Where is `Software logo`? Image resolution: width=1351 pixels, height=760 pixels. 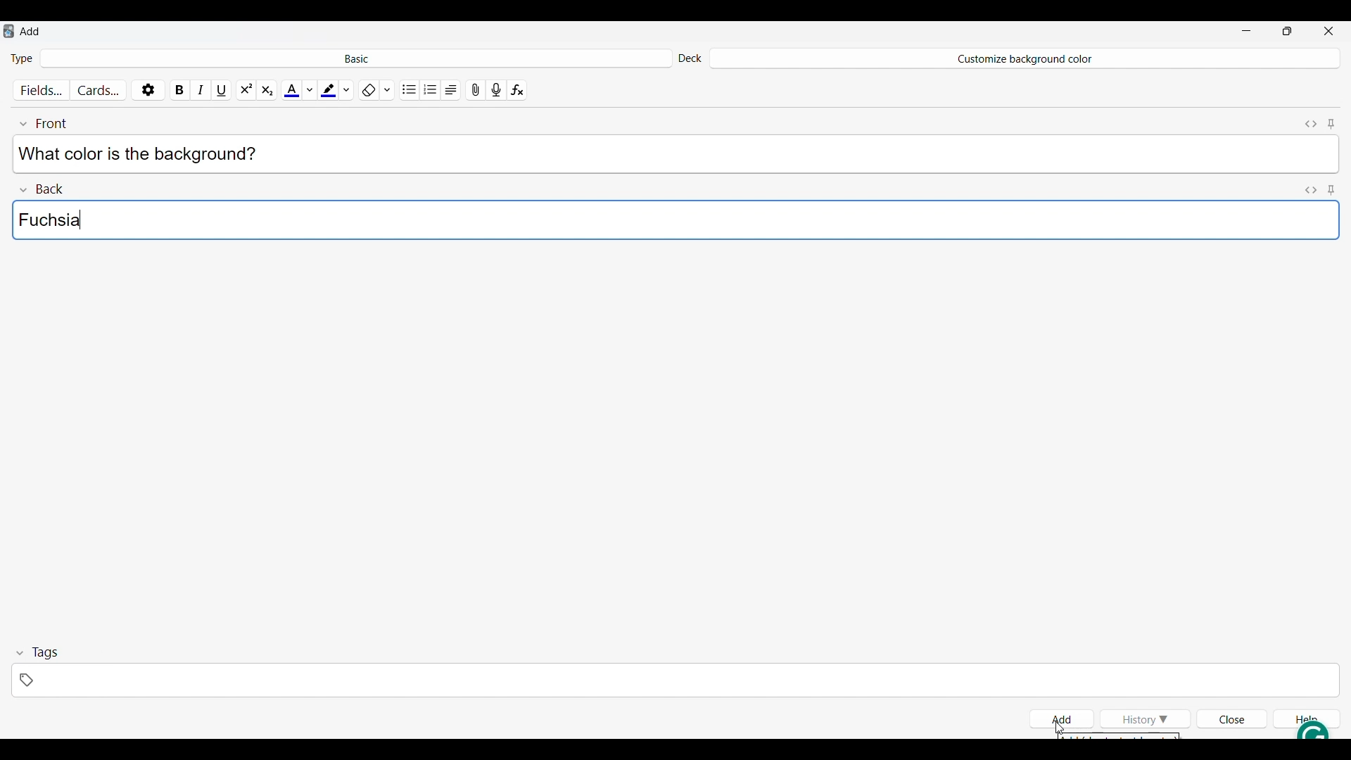
Software logo is located at coordinates (8, 31).